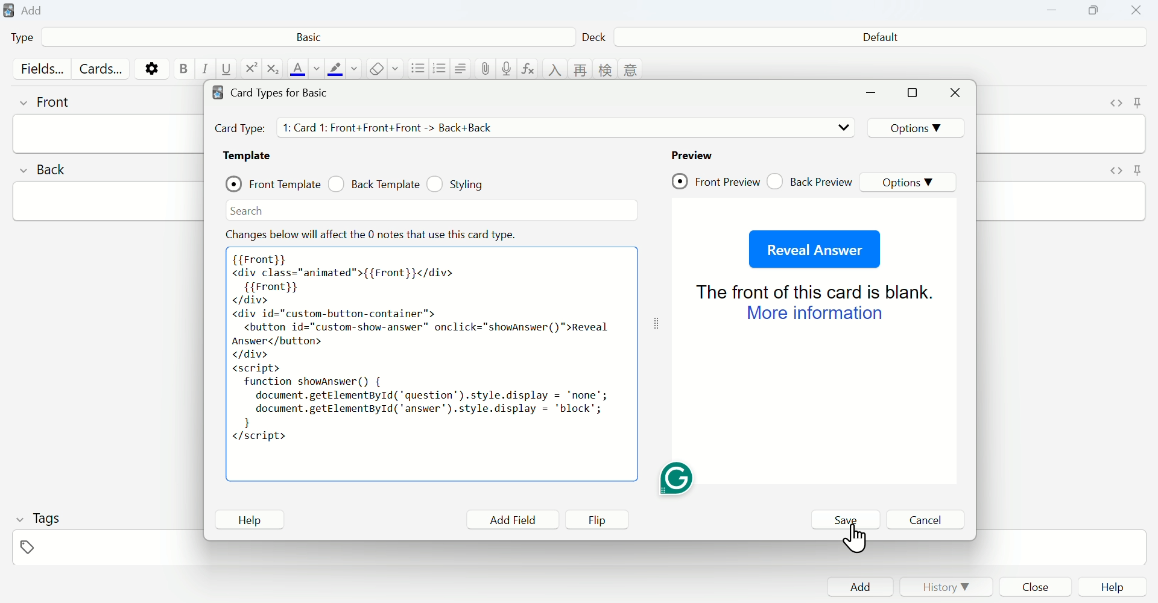 This screenshot has width=1158, height=603. Describe the element at coordinates (860, 587) in the screenshot. I see `Add` at that location.